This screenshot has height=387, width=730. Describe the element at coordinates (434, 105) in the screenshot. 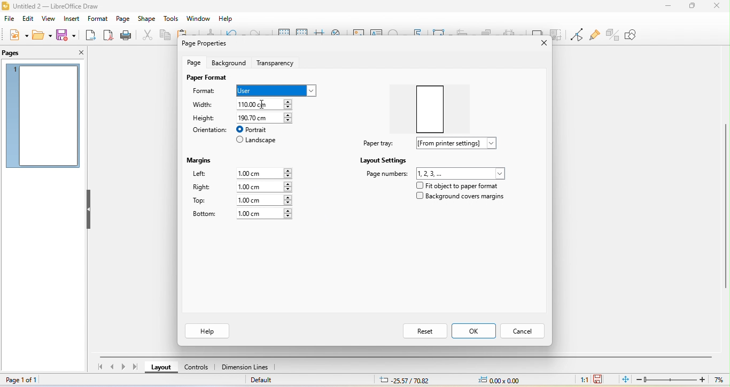

I see `paper` at that location.